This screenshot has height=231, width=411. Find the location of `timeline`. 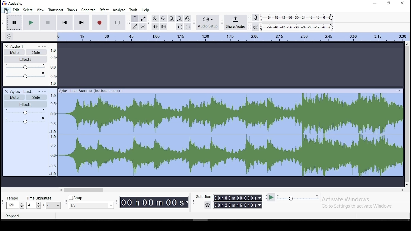

timeline is located at coordinates (233, 36).